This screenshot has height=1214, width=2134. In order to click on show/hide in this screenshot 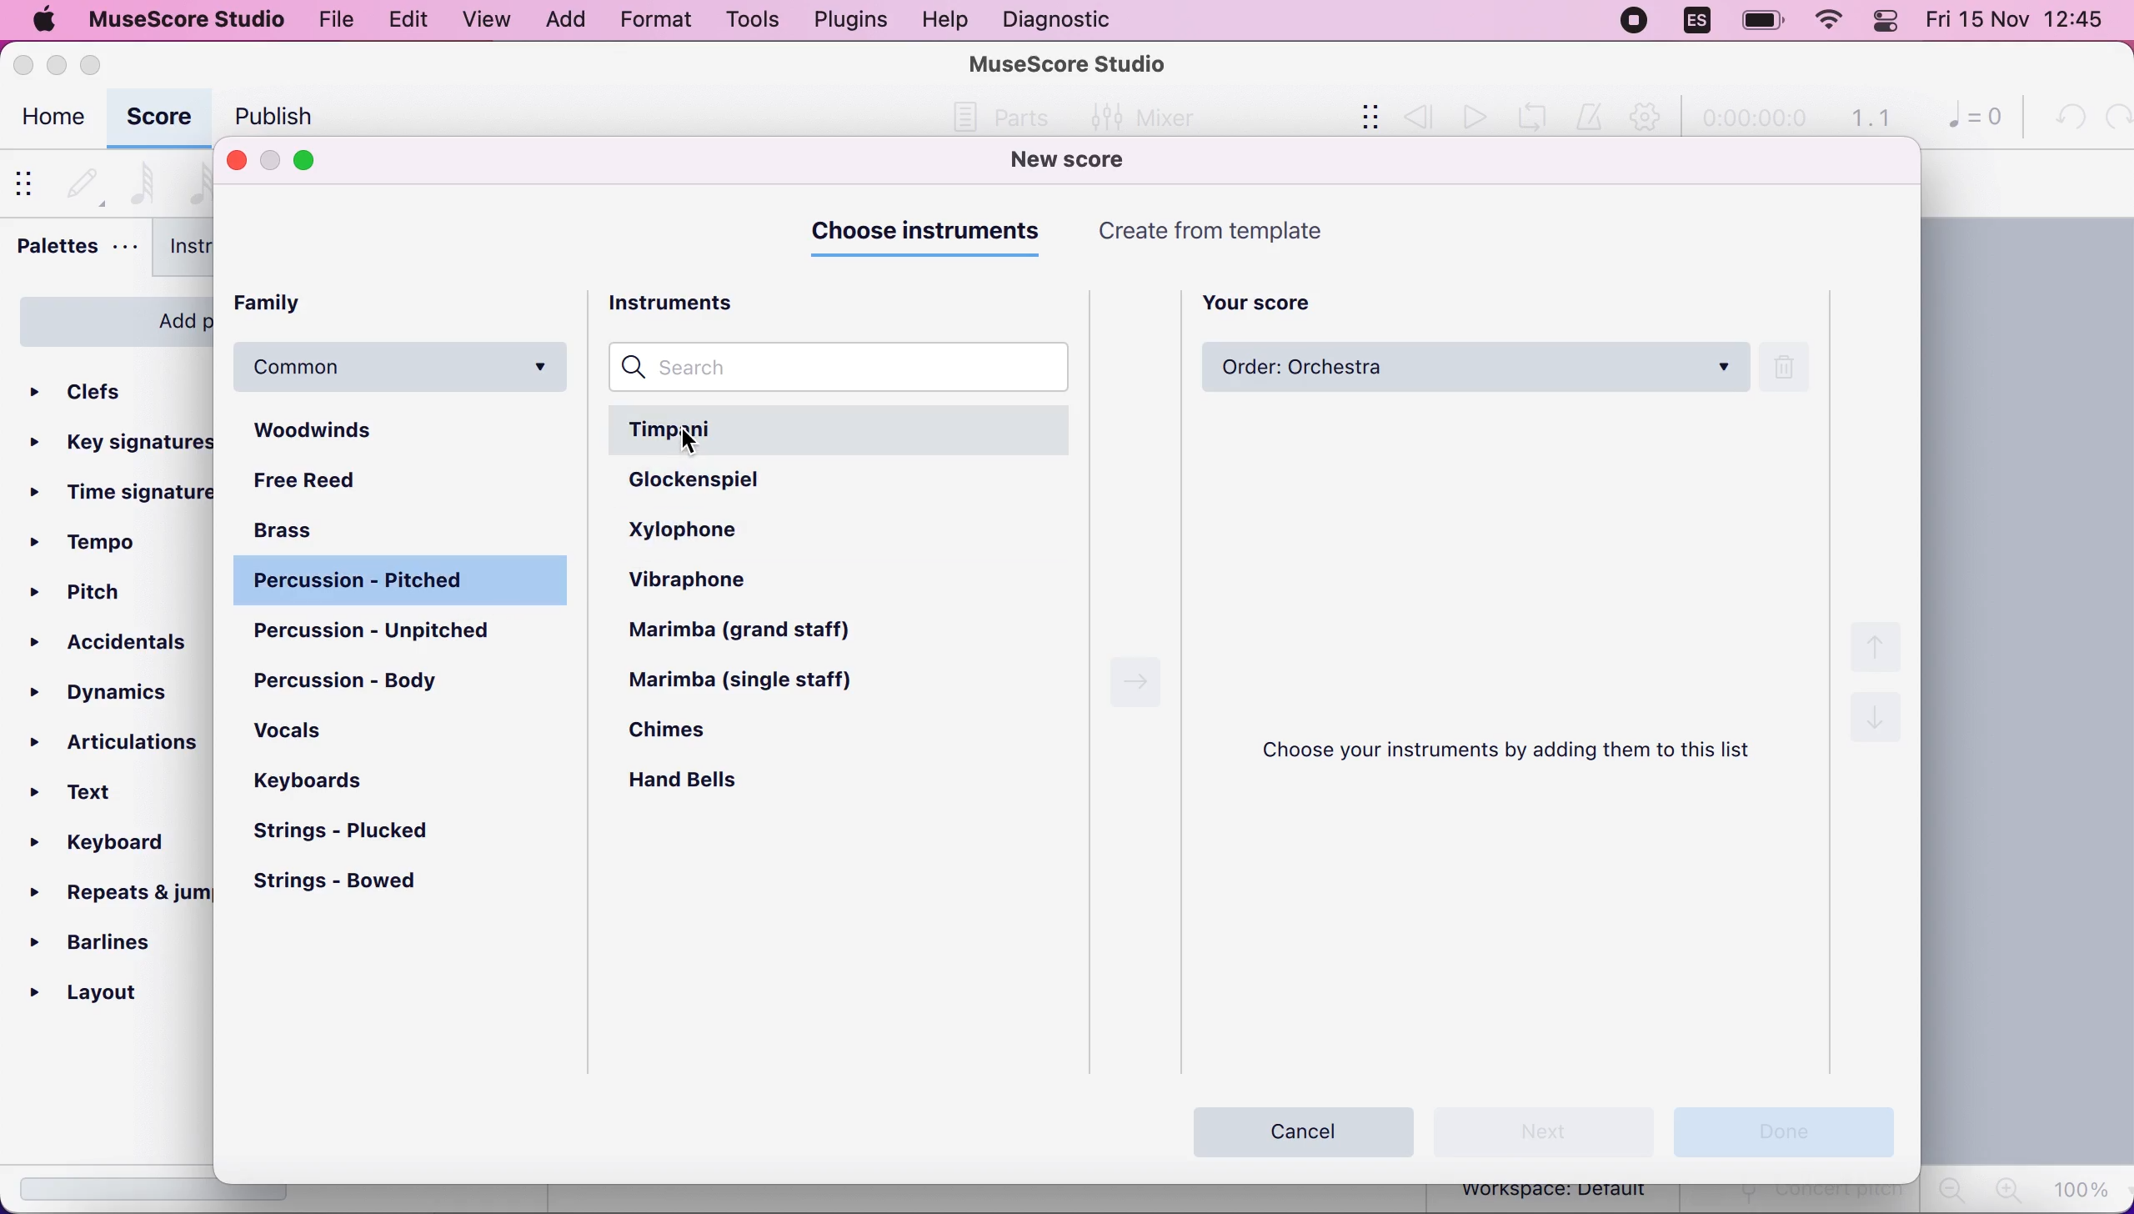, I will do `click(29, 182)`.